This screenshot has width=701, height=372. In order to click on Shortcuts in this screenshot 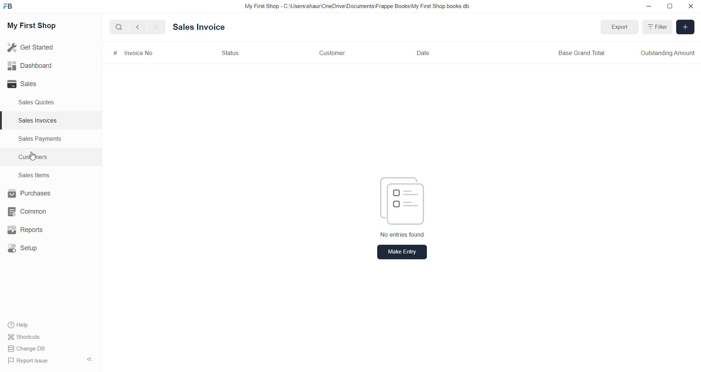, I will do `click(24, 337)`.